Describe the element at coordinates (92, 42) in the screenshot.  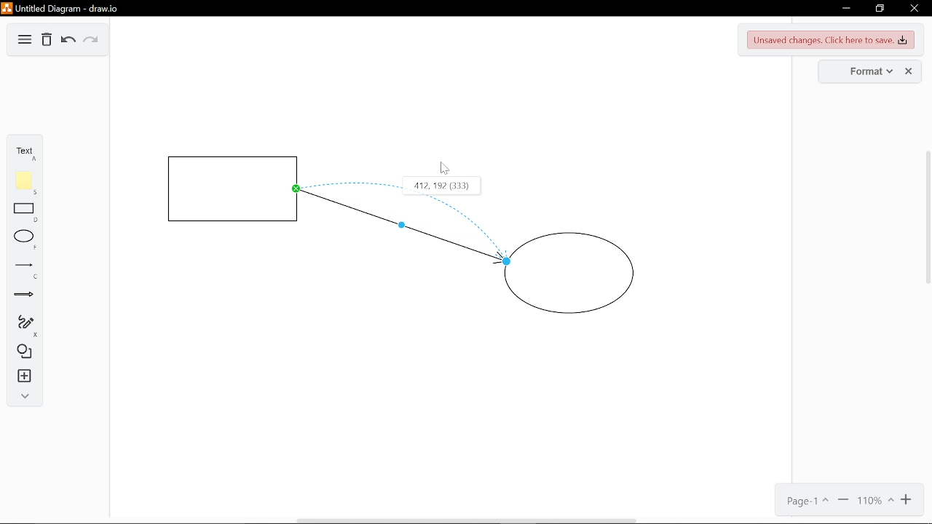
I see `Redo` at that location.